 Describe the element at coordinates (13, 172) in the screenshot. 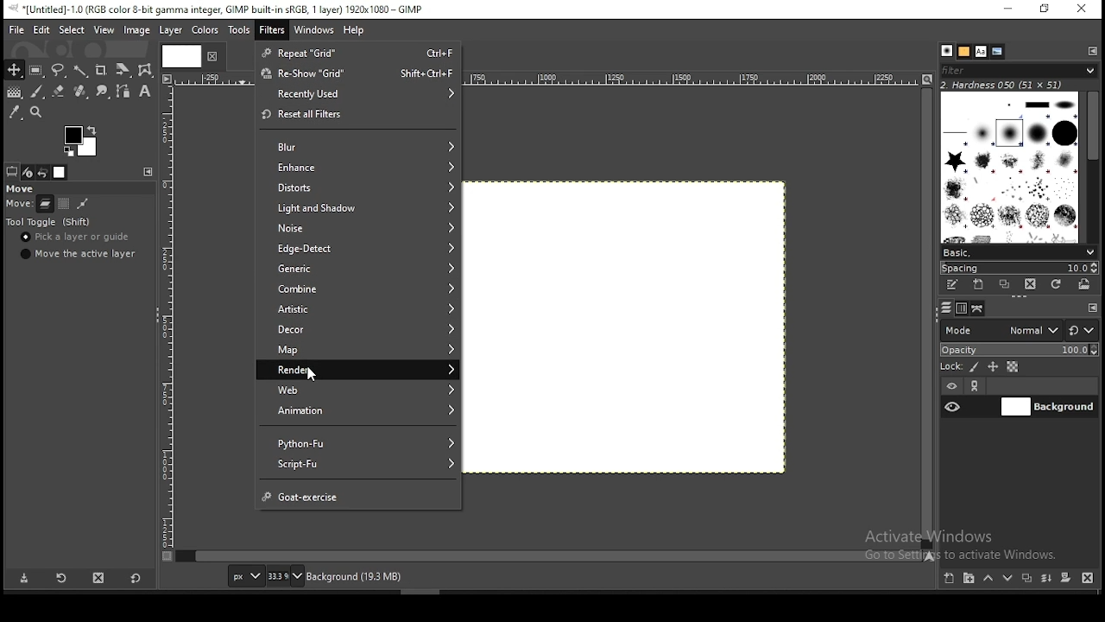

I see `tool options` at that location.